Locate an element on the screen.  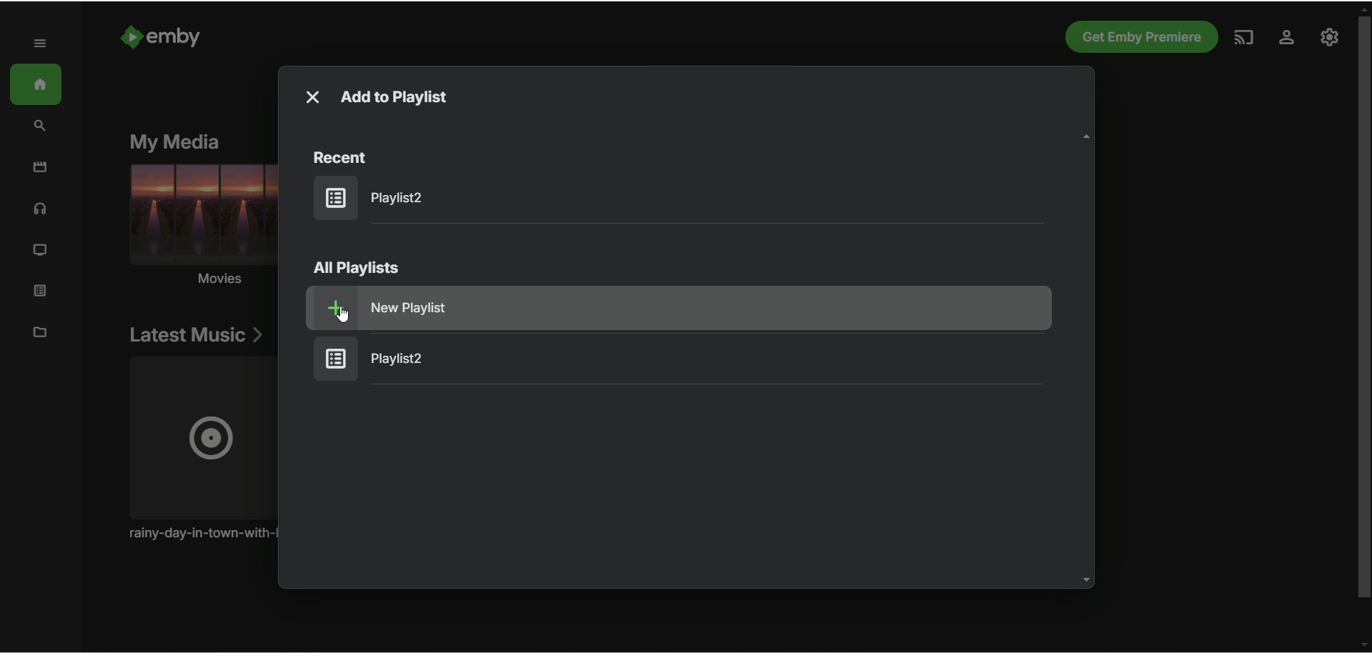
add to playlist is located at coordinates (396, 99).